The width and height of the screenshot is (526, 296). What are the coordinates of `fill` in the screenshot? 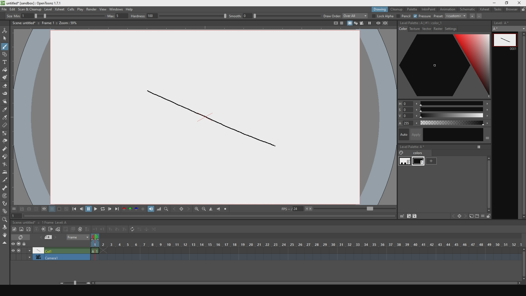 It's located at (5, 70).